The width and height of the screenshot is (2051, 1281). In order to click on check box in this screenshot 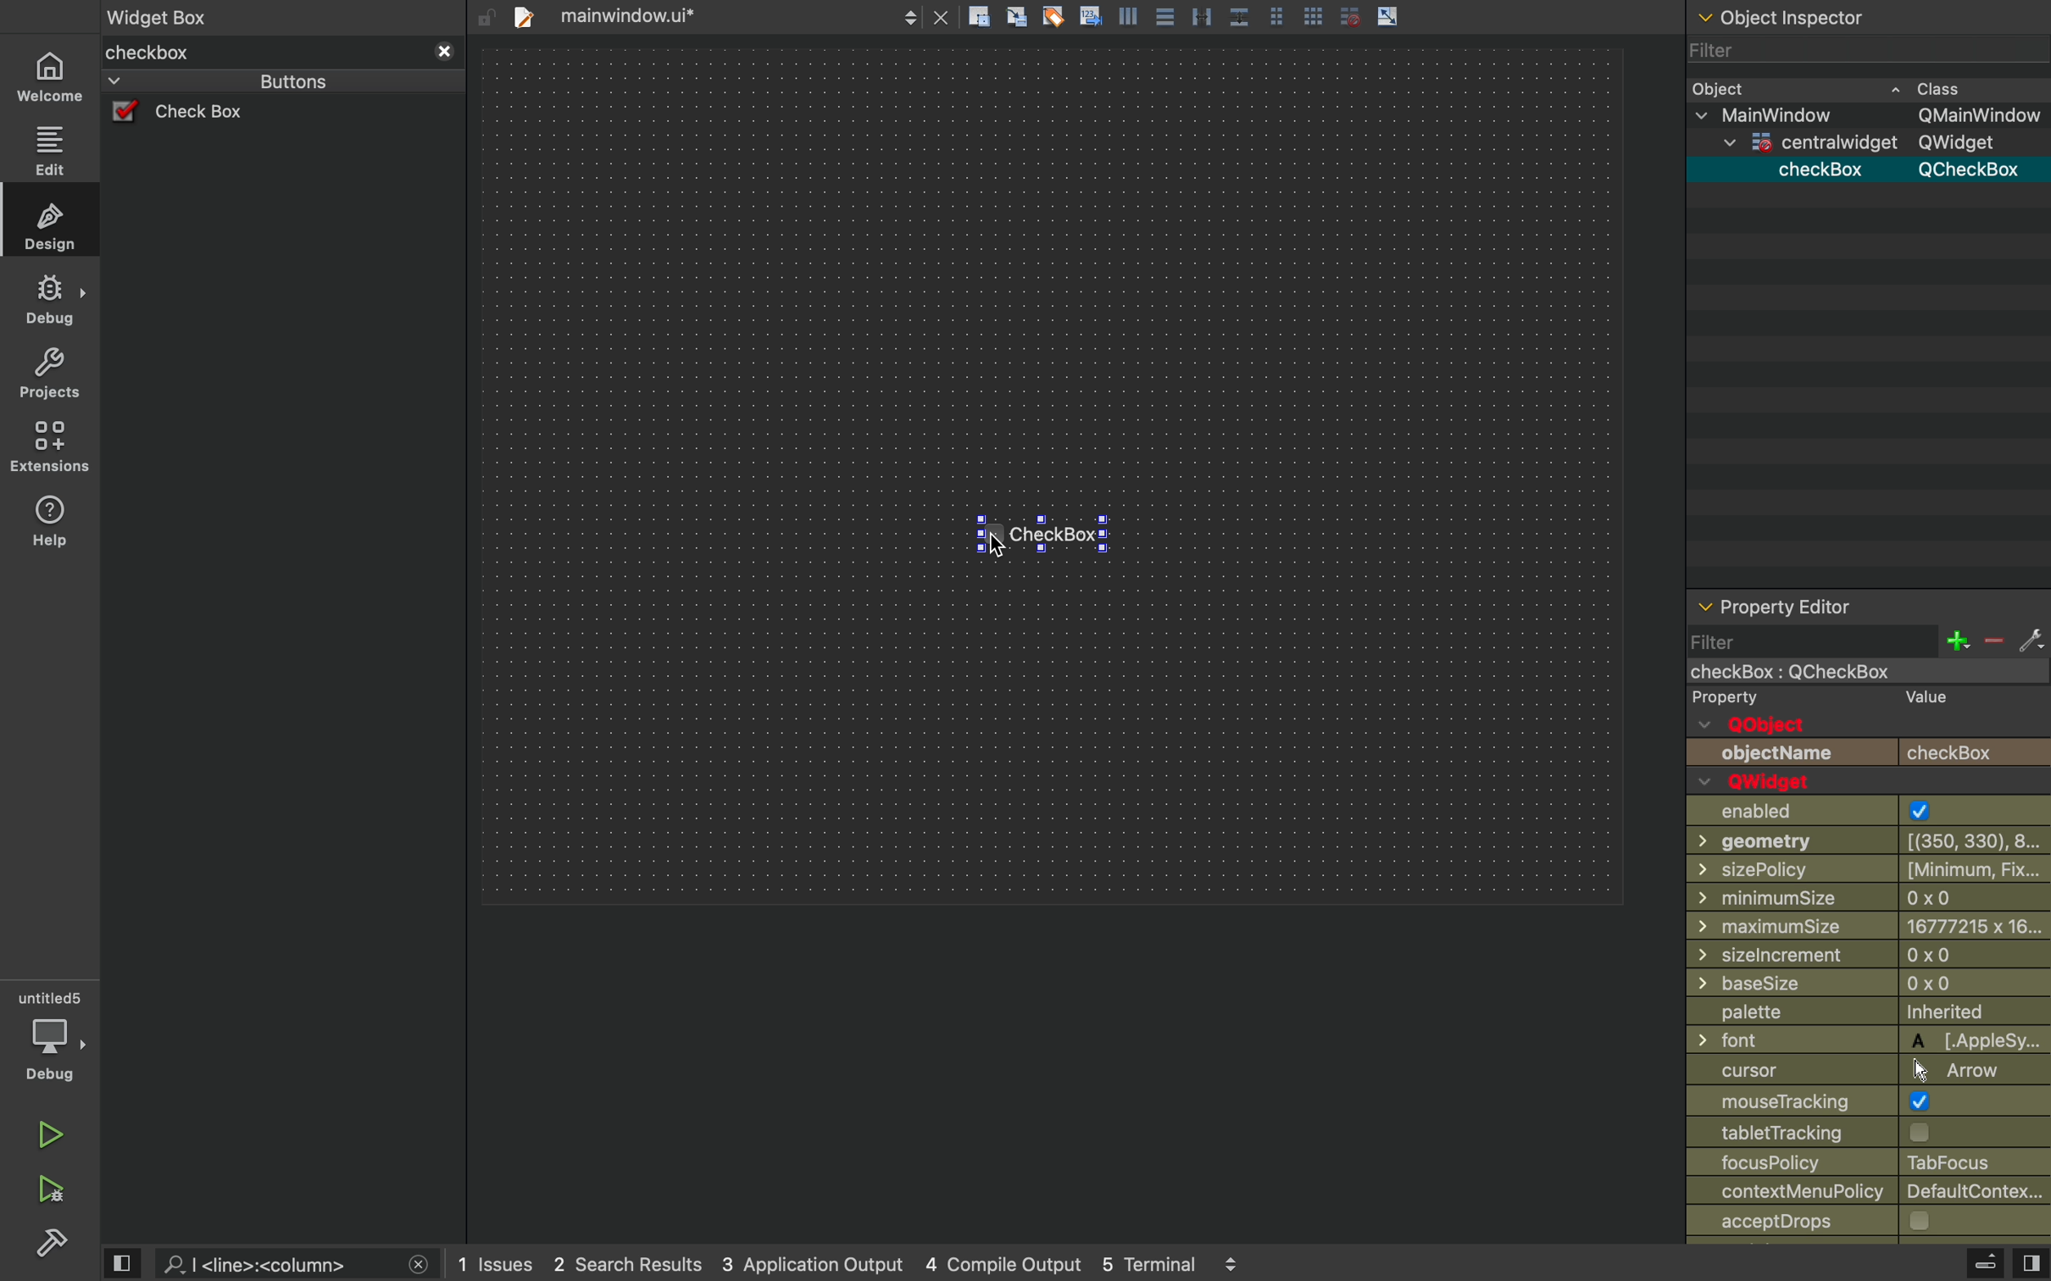, I will do `click(209, 114)`.